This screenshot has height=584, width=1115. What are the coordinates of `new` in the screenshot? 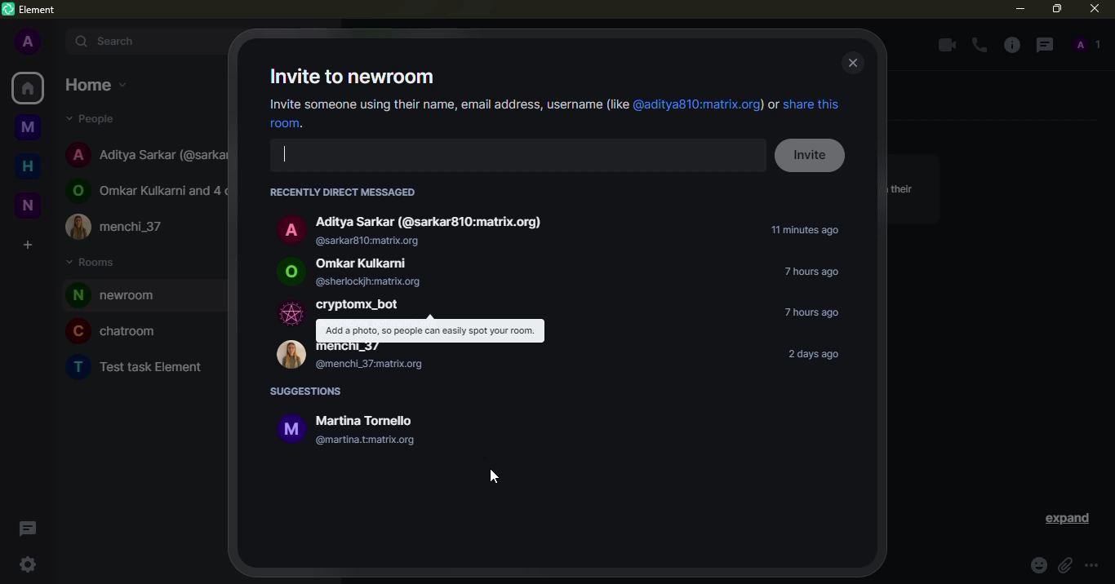 It's located at (29, 205).